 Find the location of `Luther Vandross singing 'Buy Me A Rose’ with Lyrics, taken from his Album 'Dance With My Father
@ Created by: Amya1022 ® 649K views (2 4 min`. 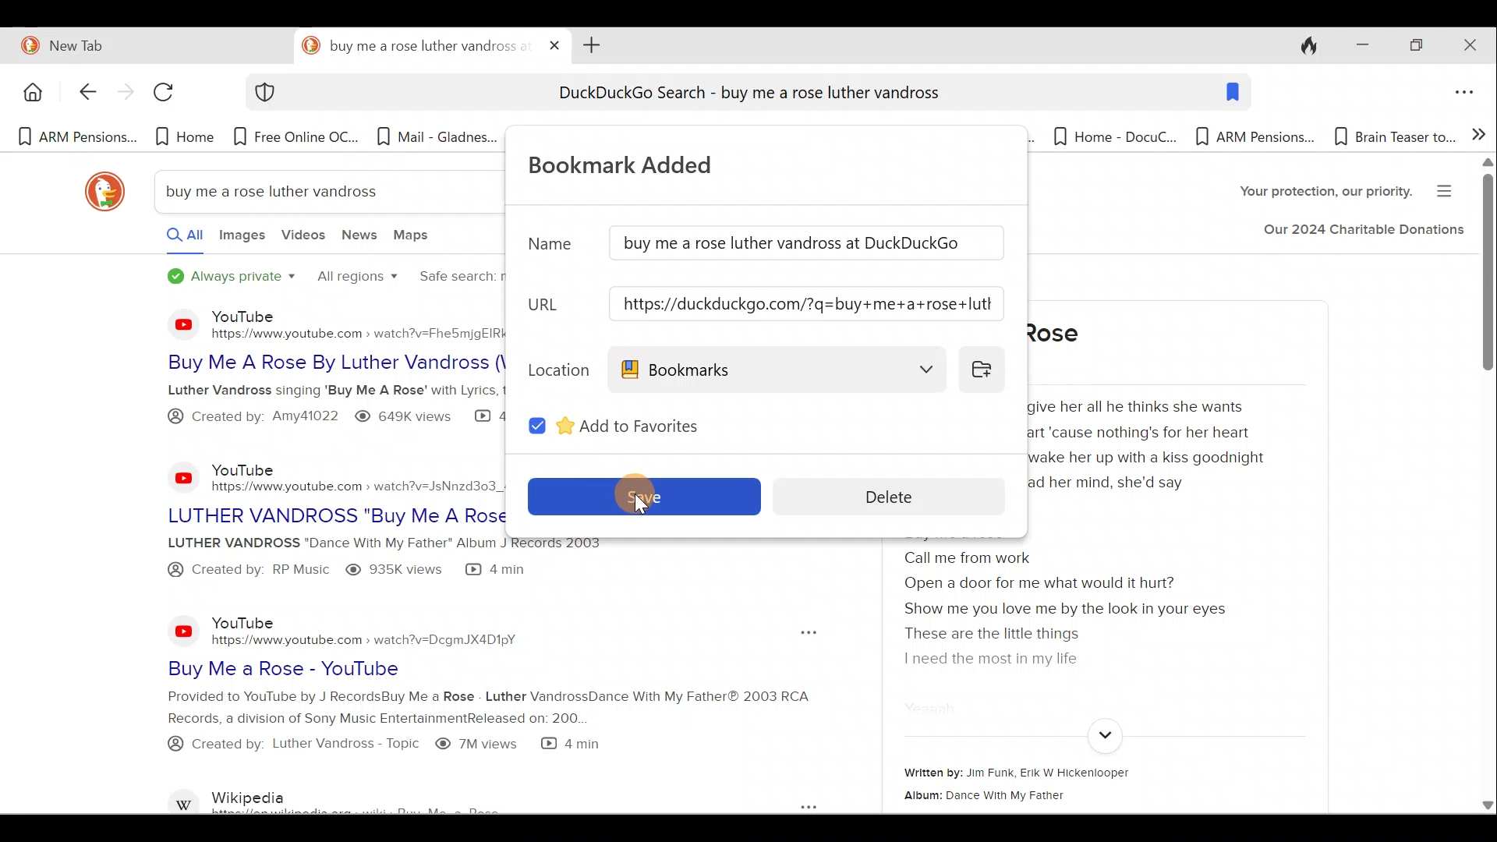

Luther Vandross singing 'Buy Me A Rose’ with Lyrics, taken from his Album 'Dance With My Father
@ Created by: Amya1022 ® 649K views (2 4 min is located at coordinates (317, 409).